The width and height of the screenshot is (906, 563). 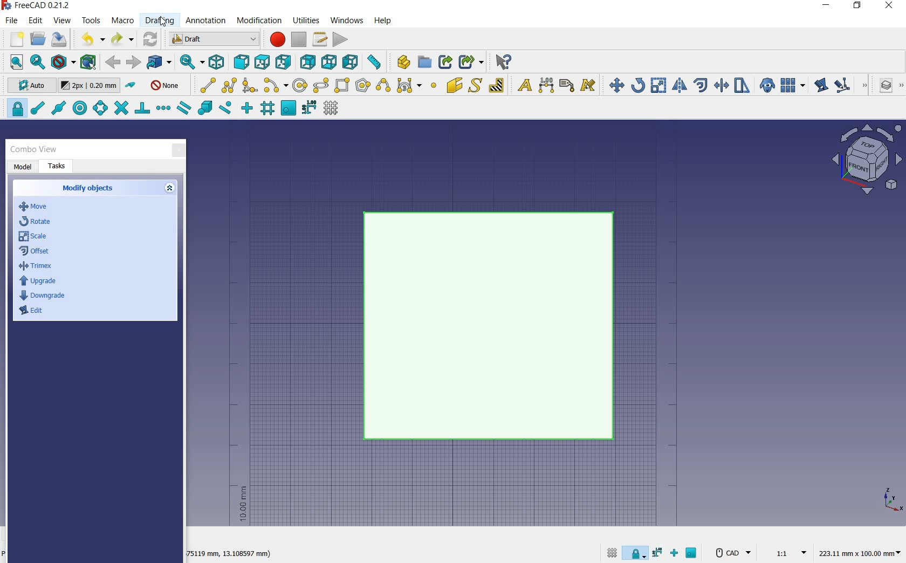 What do you see at coordinates (151, 38) in the screenshot?
I see `refresh` at bounding box center [151, 38].